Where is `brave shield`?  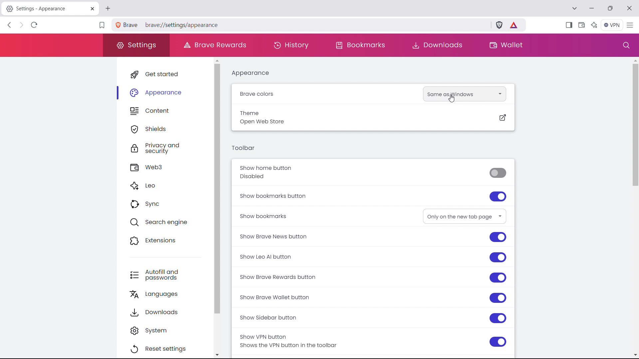 brave shield is located at coordinates (499, 25).